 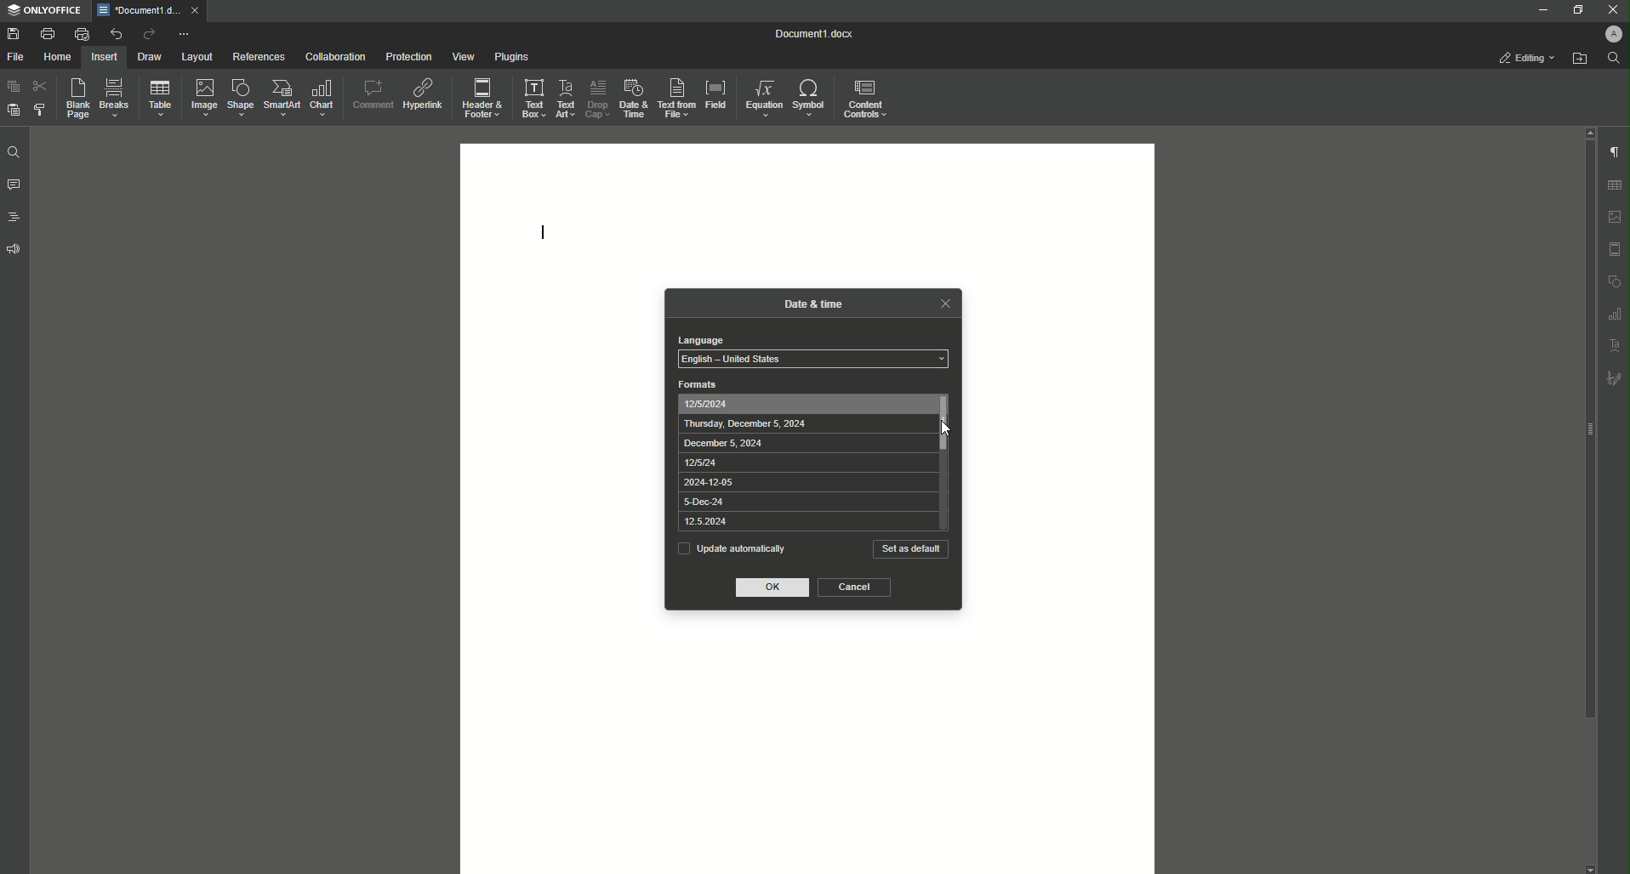 I want to click on Open from file, so click(x=1579, y=58).